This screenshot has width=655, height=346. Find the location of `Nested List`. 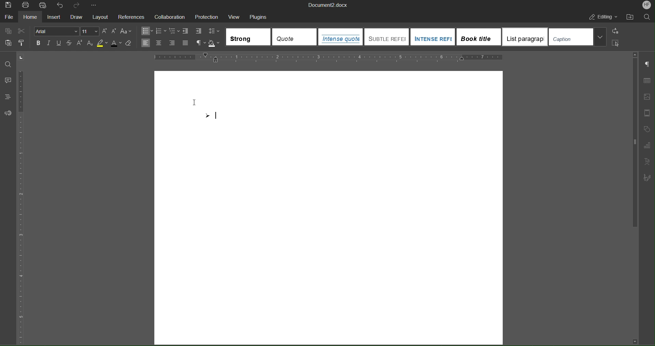

Nested List is located at coordinates (175, 30).